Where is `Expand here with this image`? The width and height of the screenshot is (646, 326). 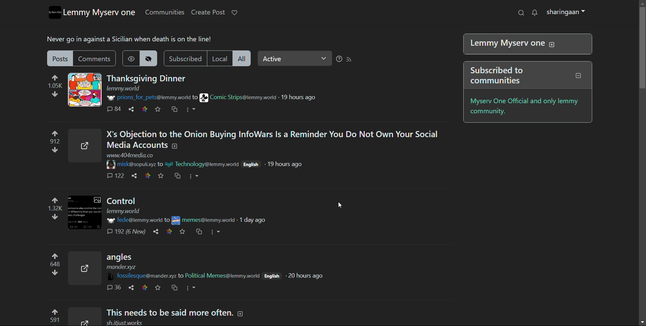
Expand here with this image is located at coordinates (83, 269).